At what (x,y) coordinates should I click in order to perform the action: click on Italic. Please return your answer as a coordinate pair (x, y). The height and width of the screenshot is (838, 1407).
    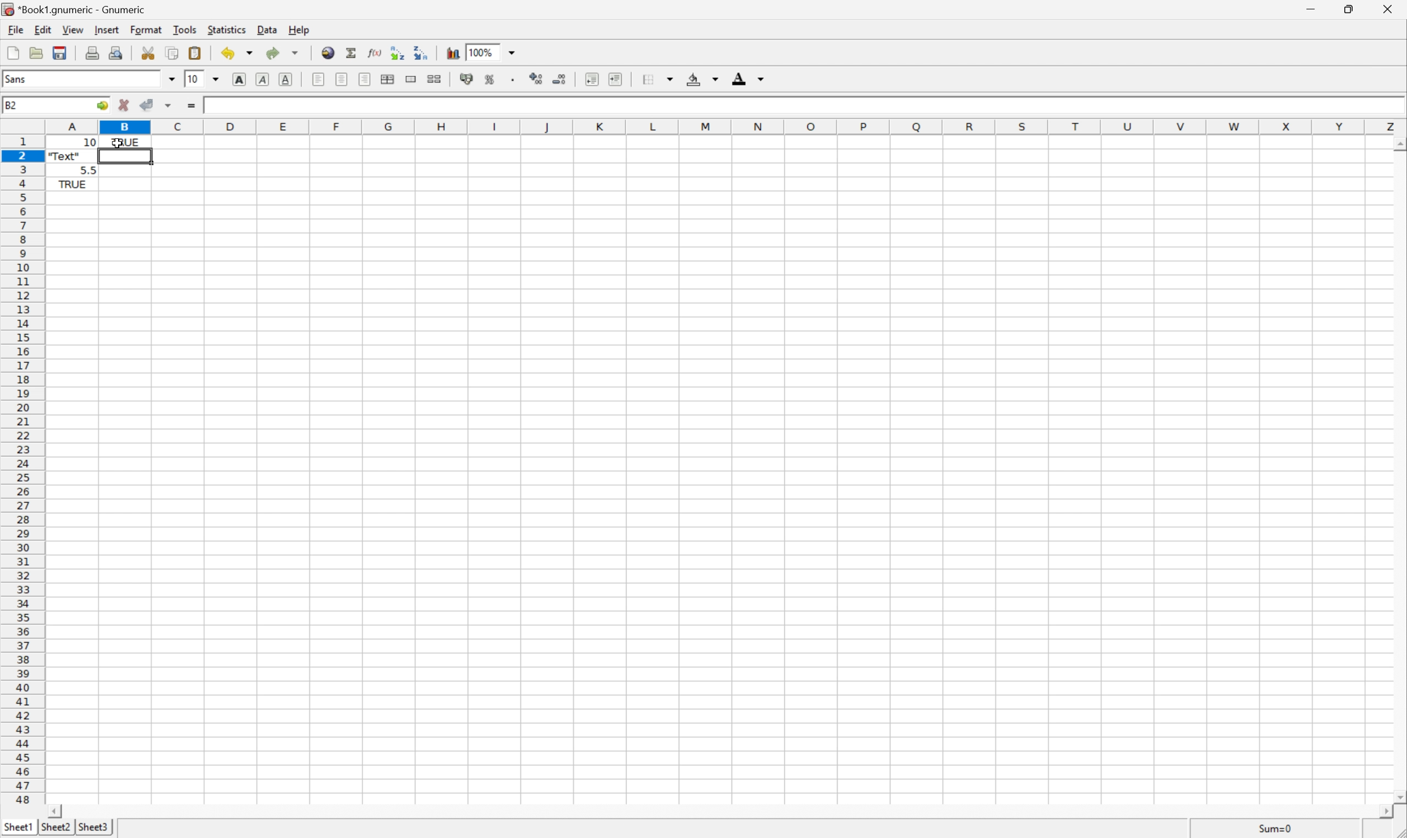
    Looking at the image, I should click on (261, 80).